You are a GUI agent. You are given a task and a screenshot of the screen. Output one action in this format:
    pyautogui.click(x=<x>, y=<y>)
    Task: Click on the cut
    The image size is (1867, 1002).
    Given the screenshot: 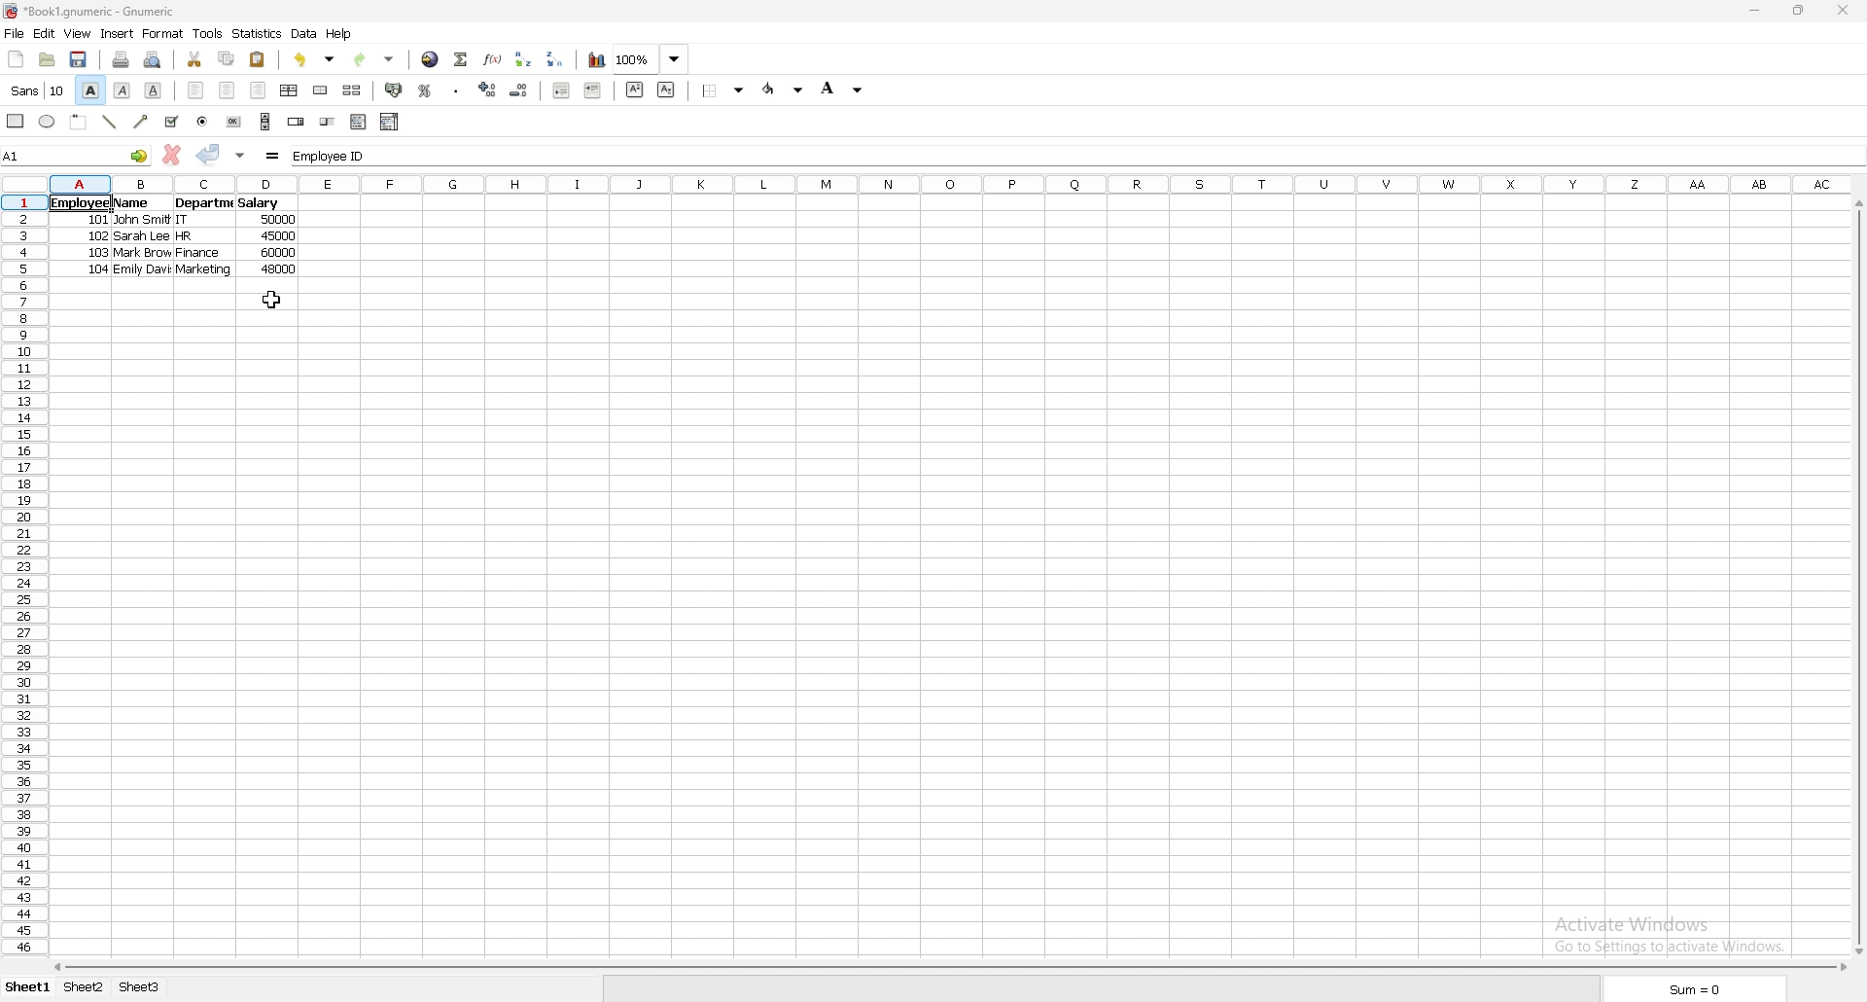 What is the action you would take?
    pyautogui.click(x=194, y=58)
    